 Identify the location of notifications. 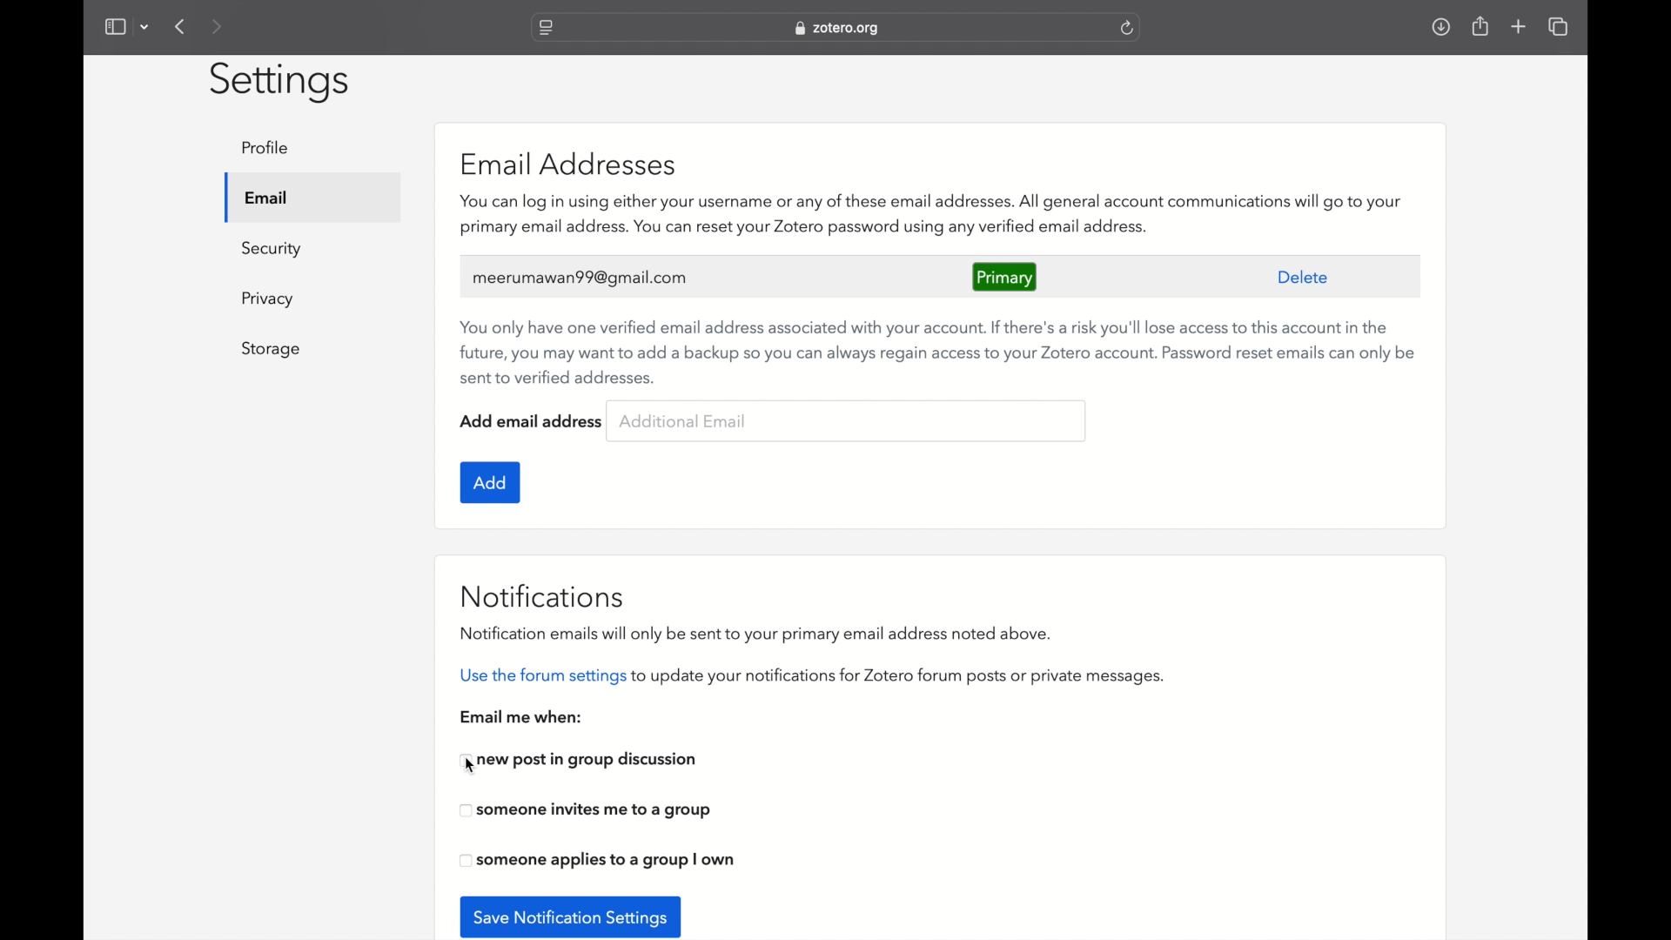
(543, 596).